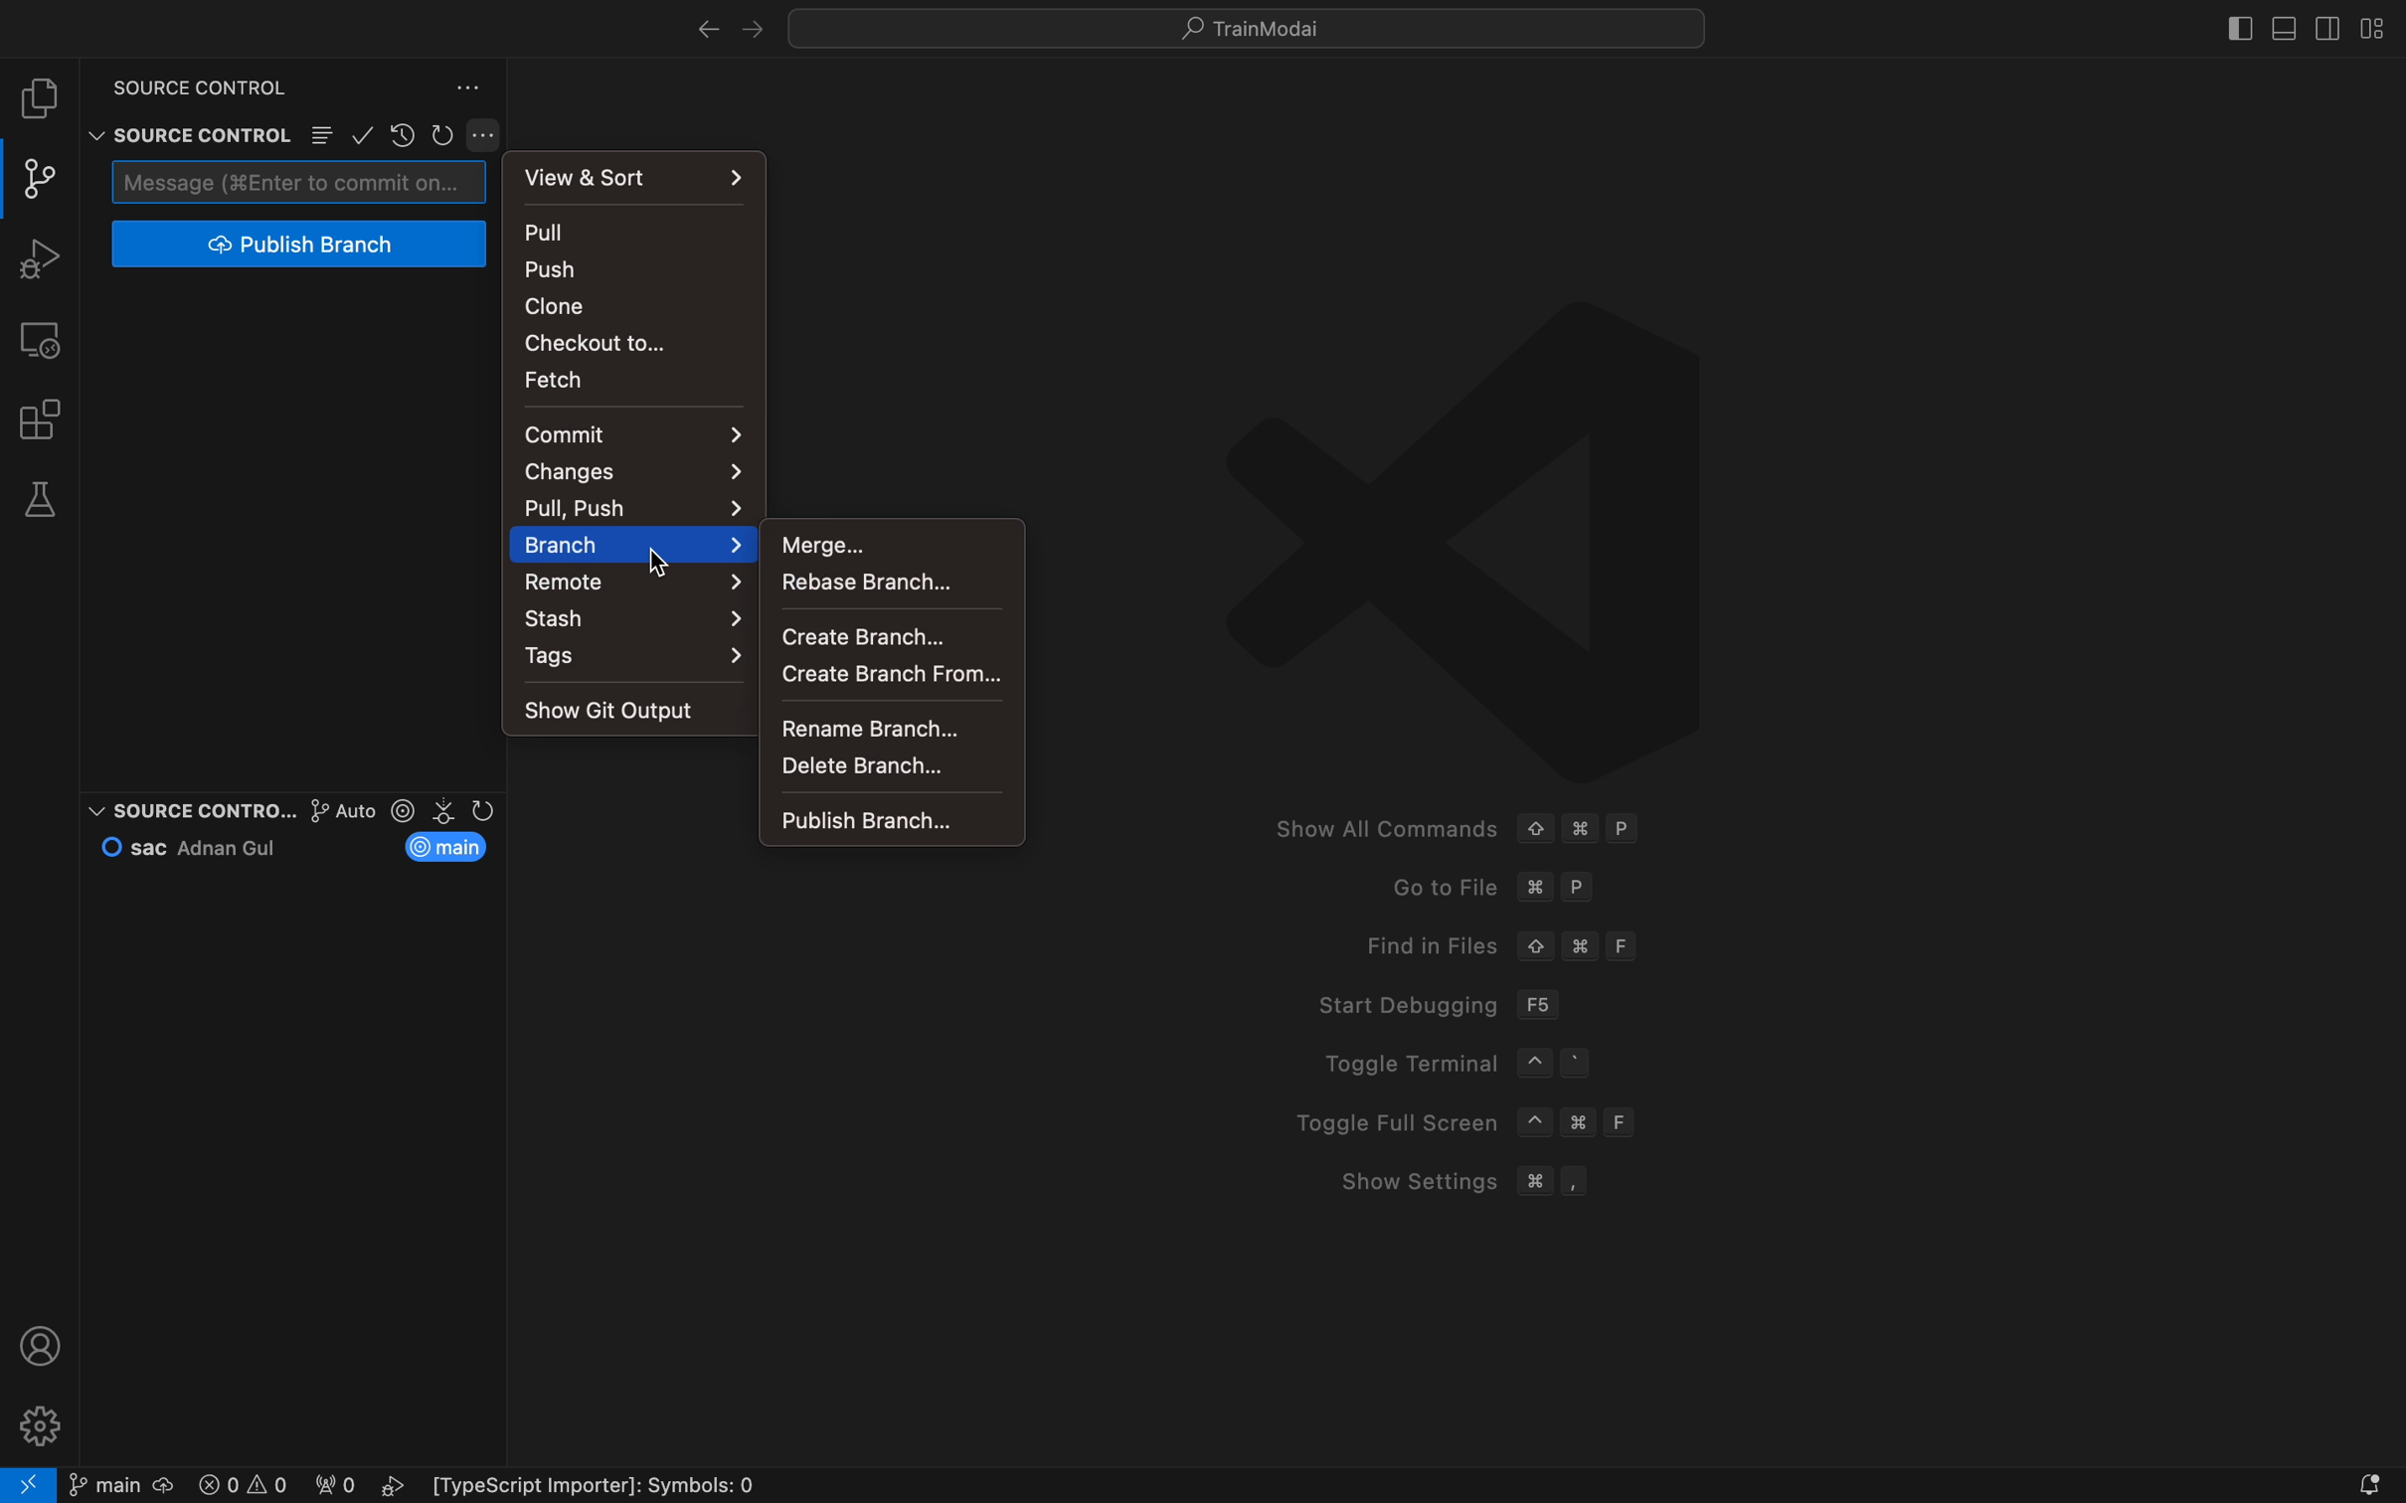  I want to click on commit, so click(629, 432).